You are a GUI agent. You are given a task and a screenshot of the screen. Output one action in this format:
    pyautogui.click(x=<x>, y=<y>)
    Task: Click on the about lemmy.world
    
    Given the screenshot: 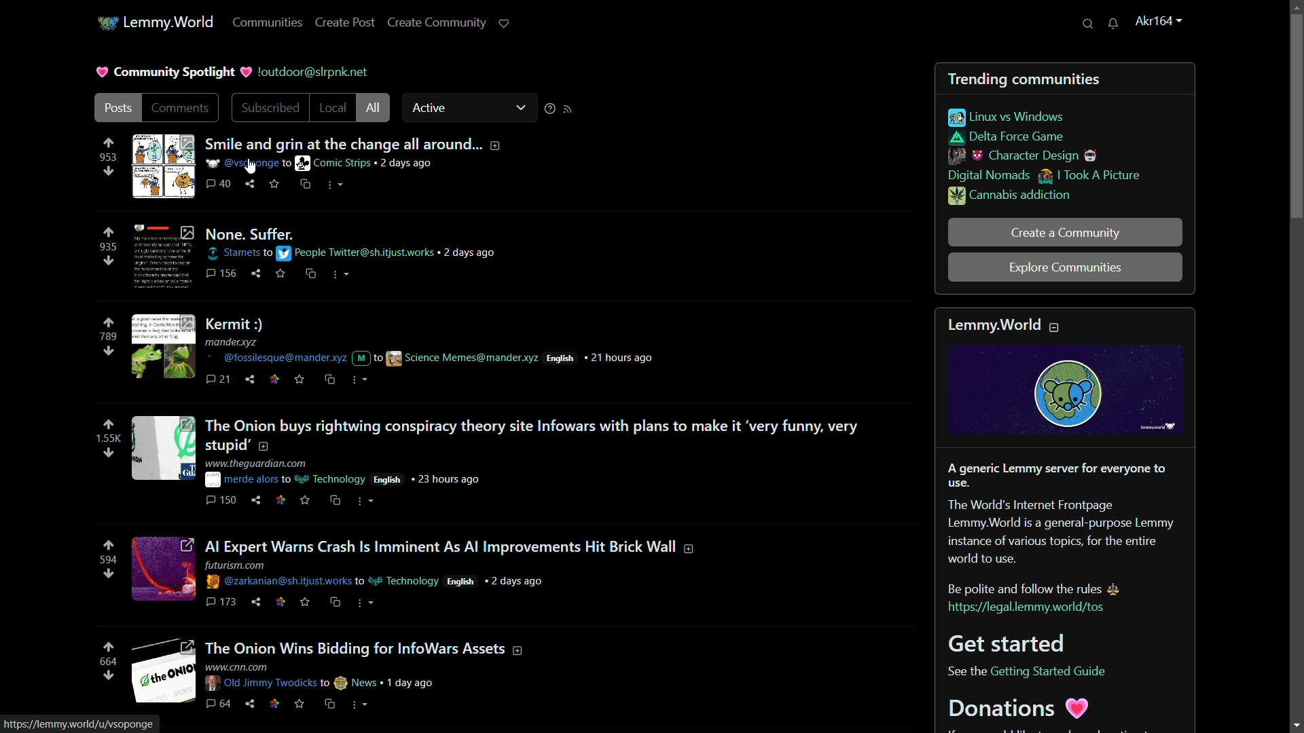 What is the action you would take?
    pyautogui.click(x=1070, y=527)
    